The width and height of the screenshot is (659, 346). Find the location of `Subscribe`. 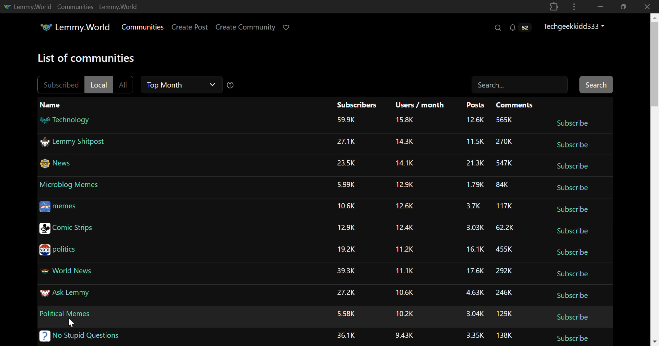

Subscribe is located at coordinates (572, 252).